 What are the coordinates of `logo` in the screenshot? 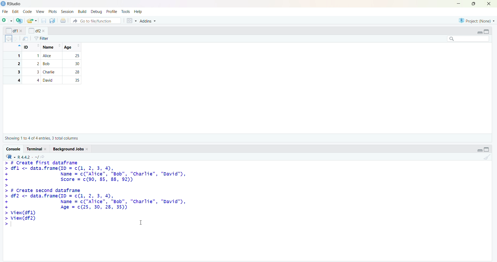 It's located at (4, 4).